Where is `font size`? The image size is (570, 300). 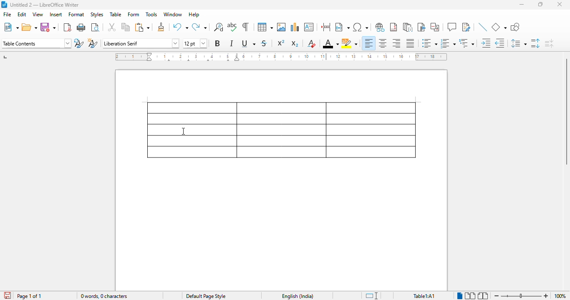
font size is located at coordinates (194, 43).